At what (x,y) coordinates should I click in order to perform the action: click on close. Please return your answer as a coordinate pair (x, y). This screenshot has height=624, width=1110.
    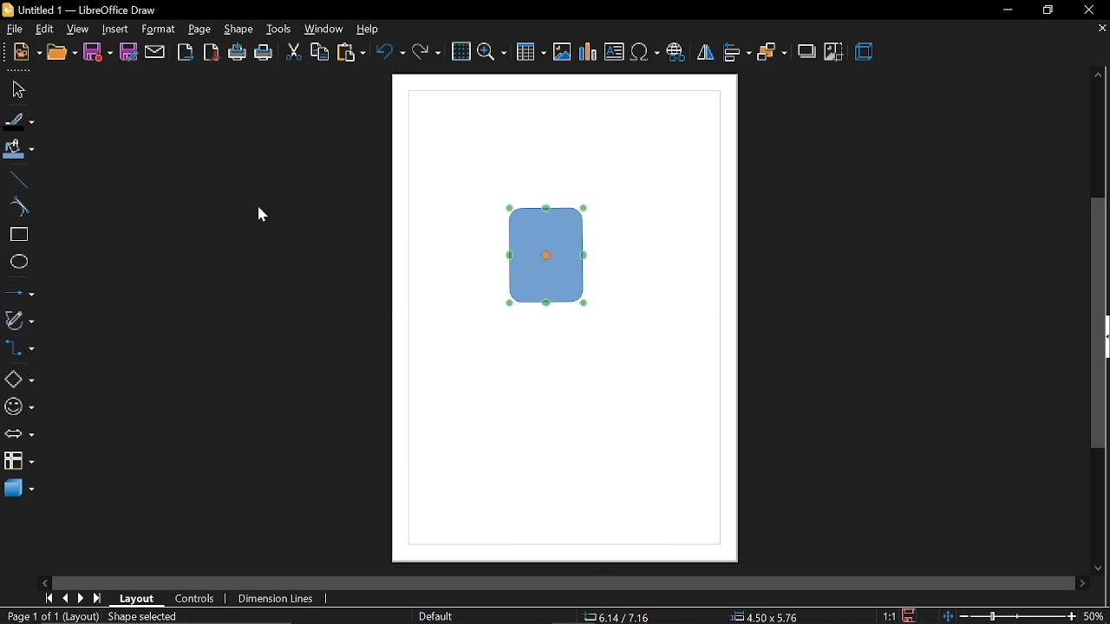
    Looking at the image, I should click on (1089, 10).